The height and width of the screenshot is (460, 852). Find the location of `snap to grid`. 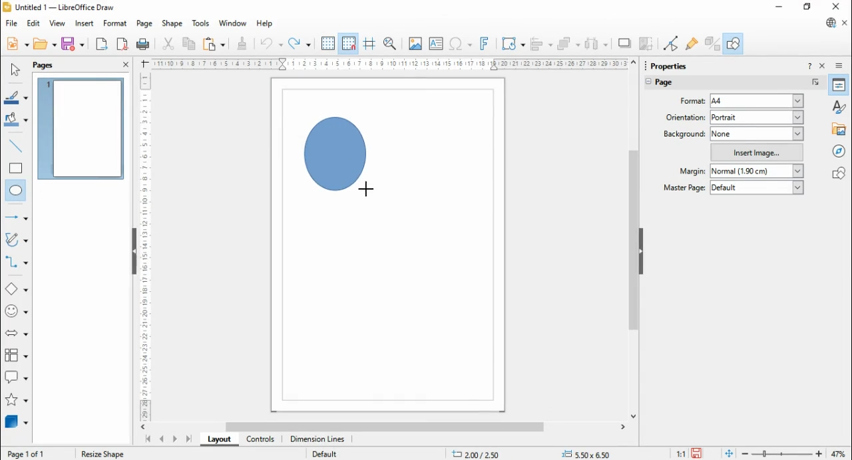

snap to grid is located at coordinates (349, 43).